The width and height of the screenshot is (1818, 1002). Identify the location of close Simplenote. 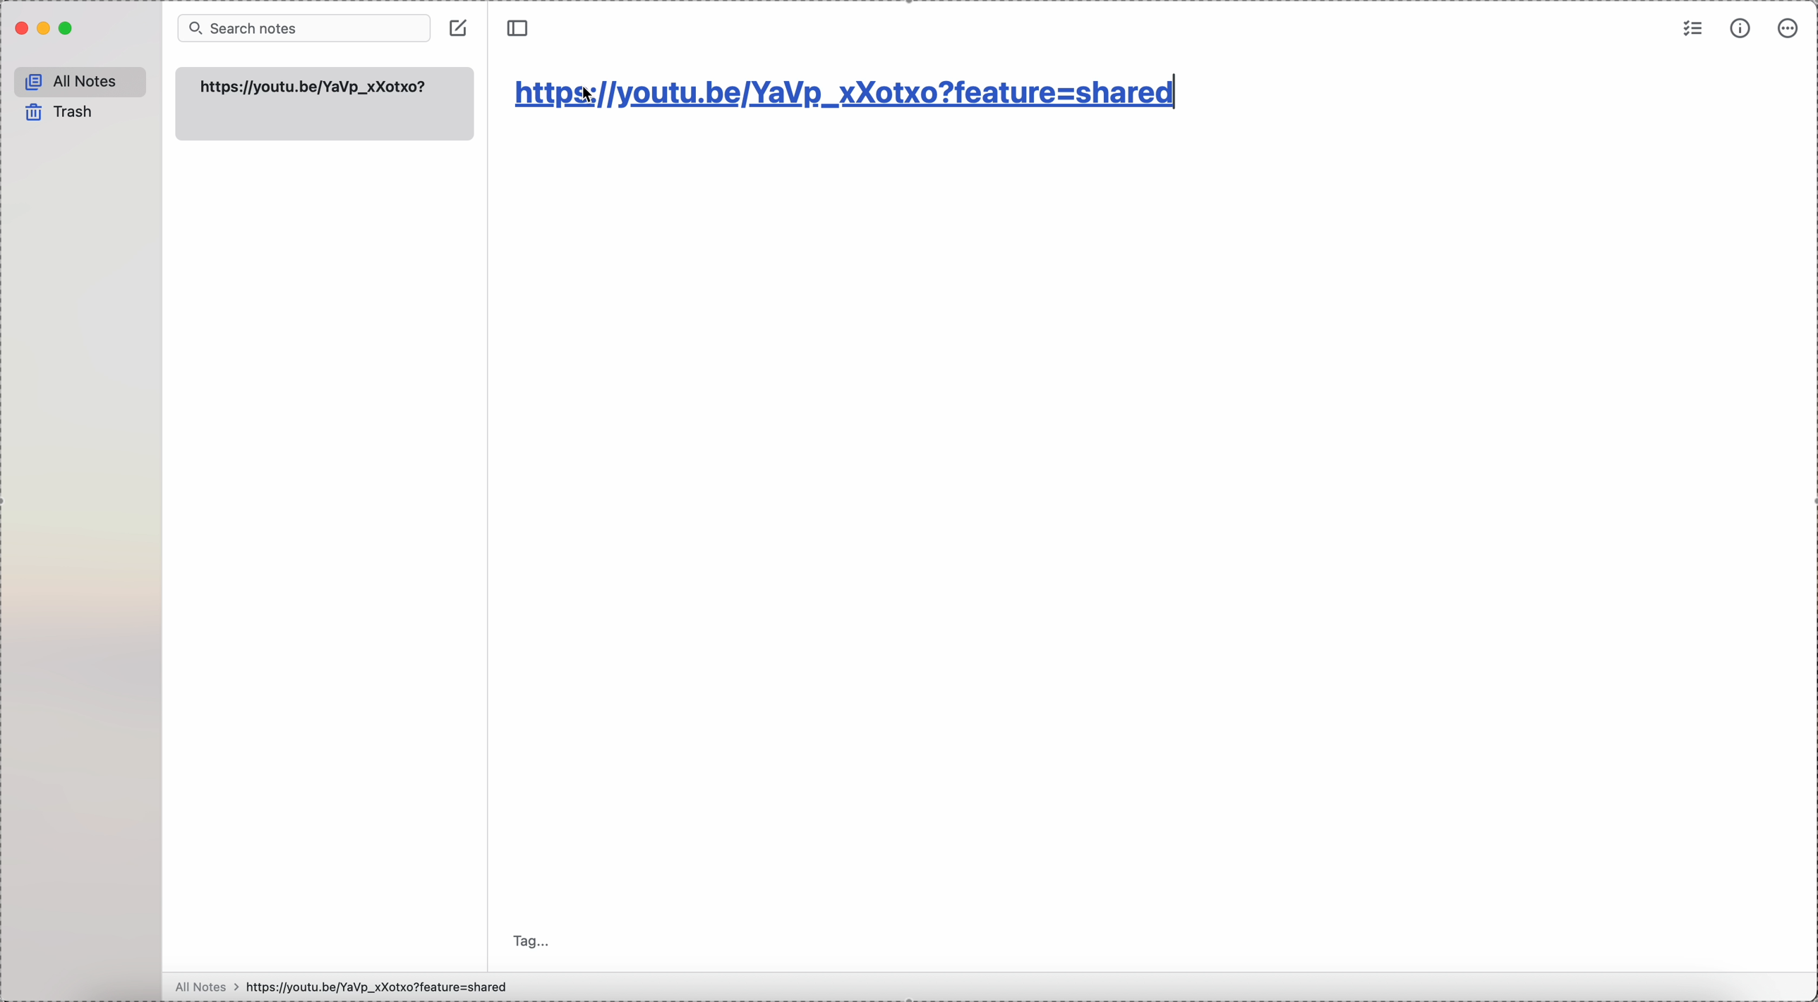
(20, 30).